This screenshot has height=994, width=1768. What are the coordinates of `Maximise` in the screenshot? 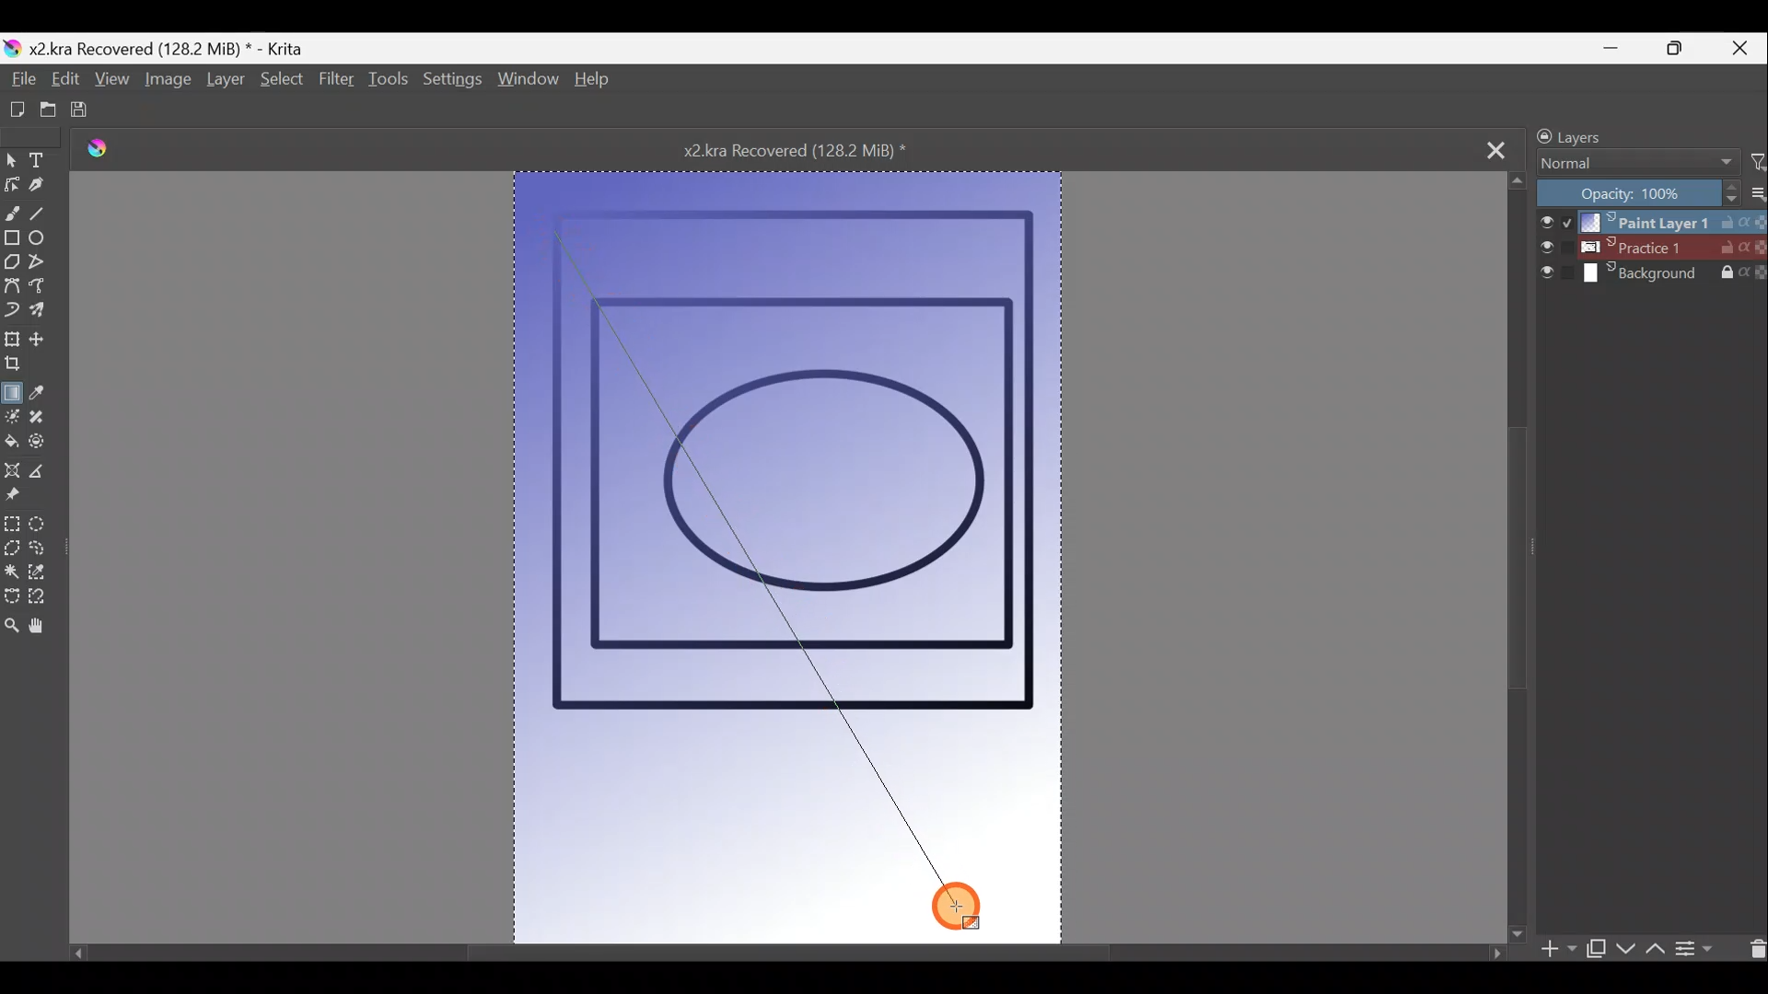 It's located at (1683, 49).